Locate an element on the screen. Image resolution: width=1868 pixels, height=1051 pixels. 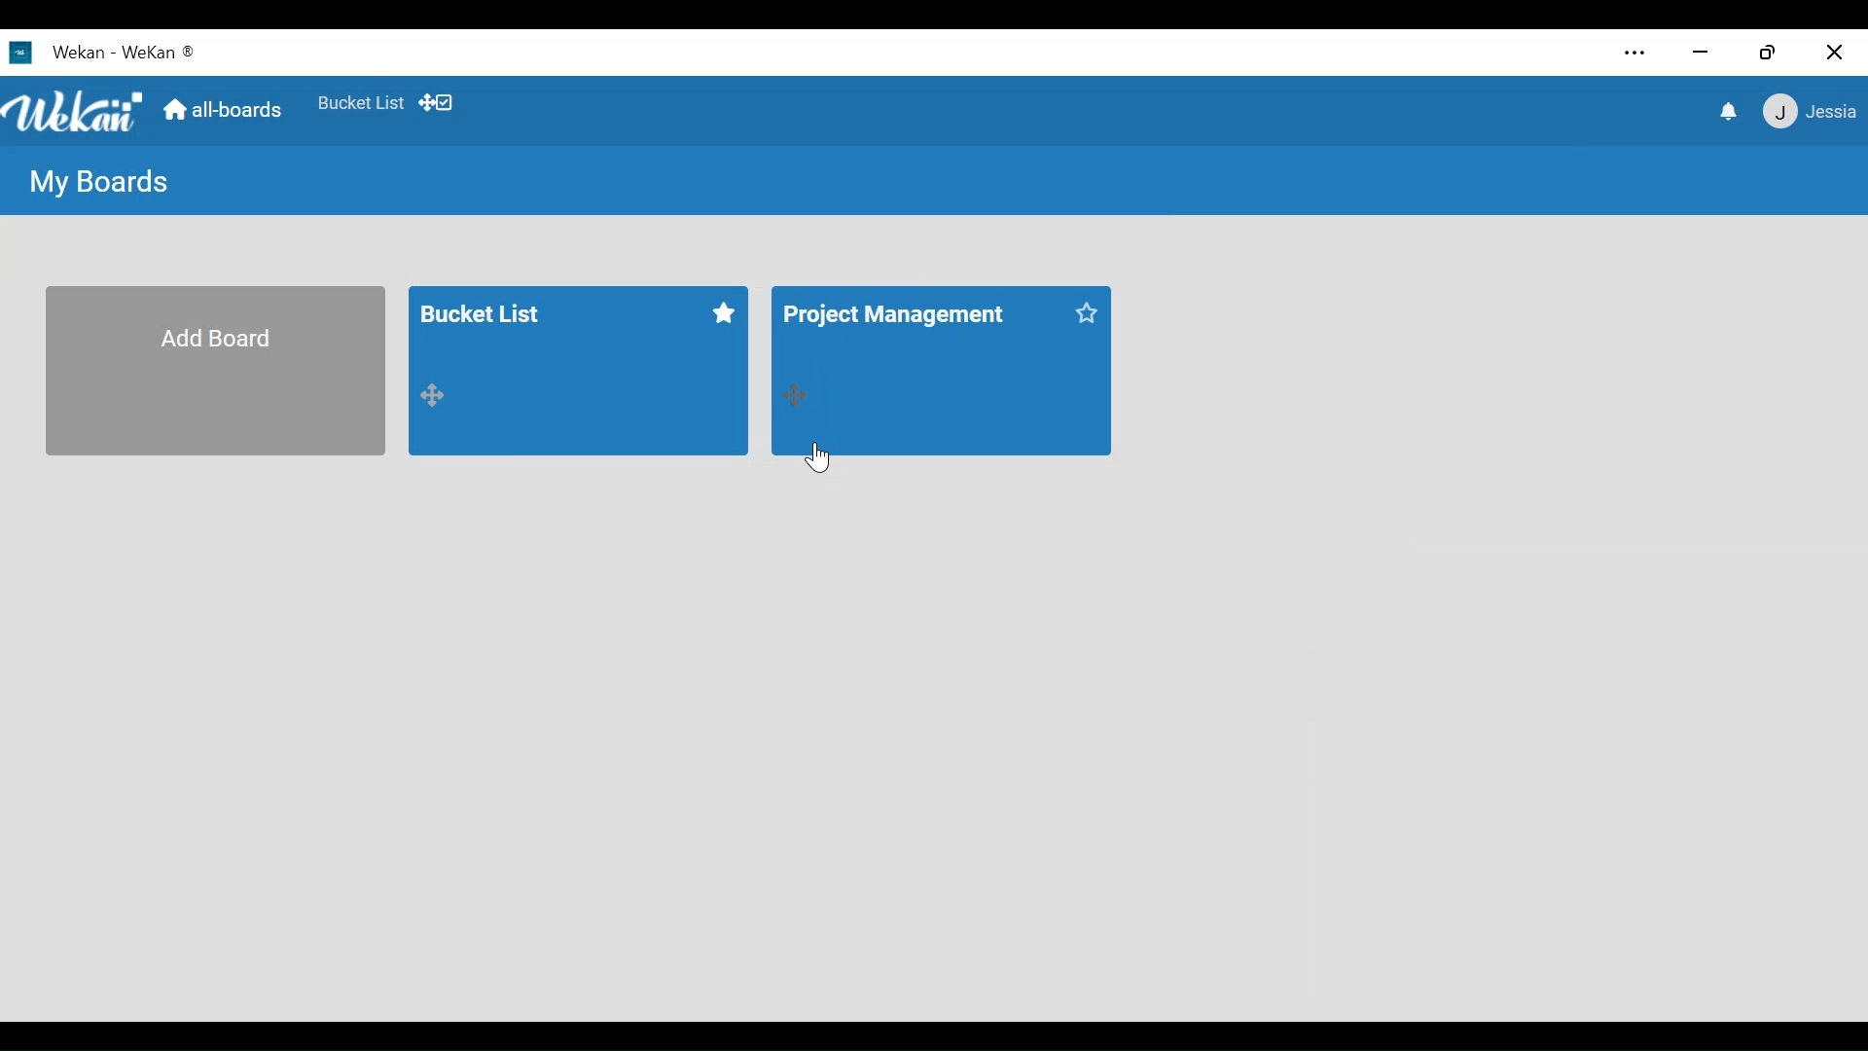
notifications is located at coordinates (1727, 111).